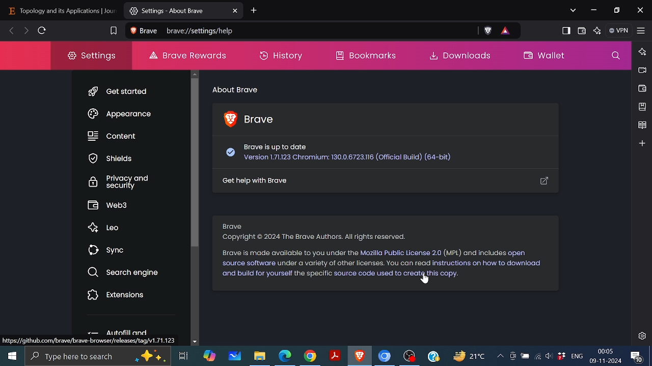 The height and width of the screenshot is (366, 652). Describe the element at coordinates (504, 30) in the screenshot. I see `Brave Rewards` at that location.